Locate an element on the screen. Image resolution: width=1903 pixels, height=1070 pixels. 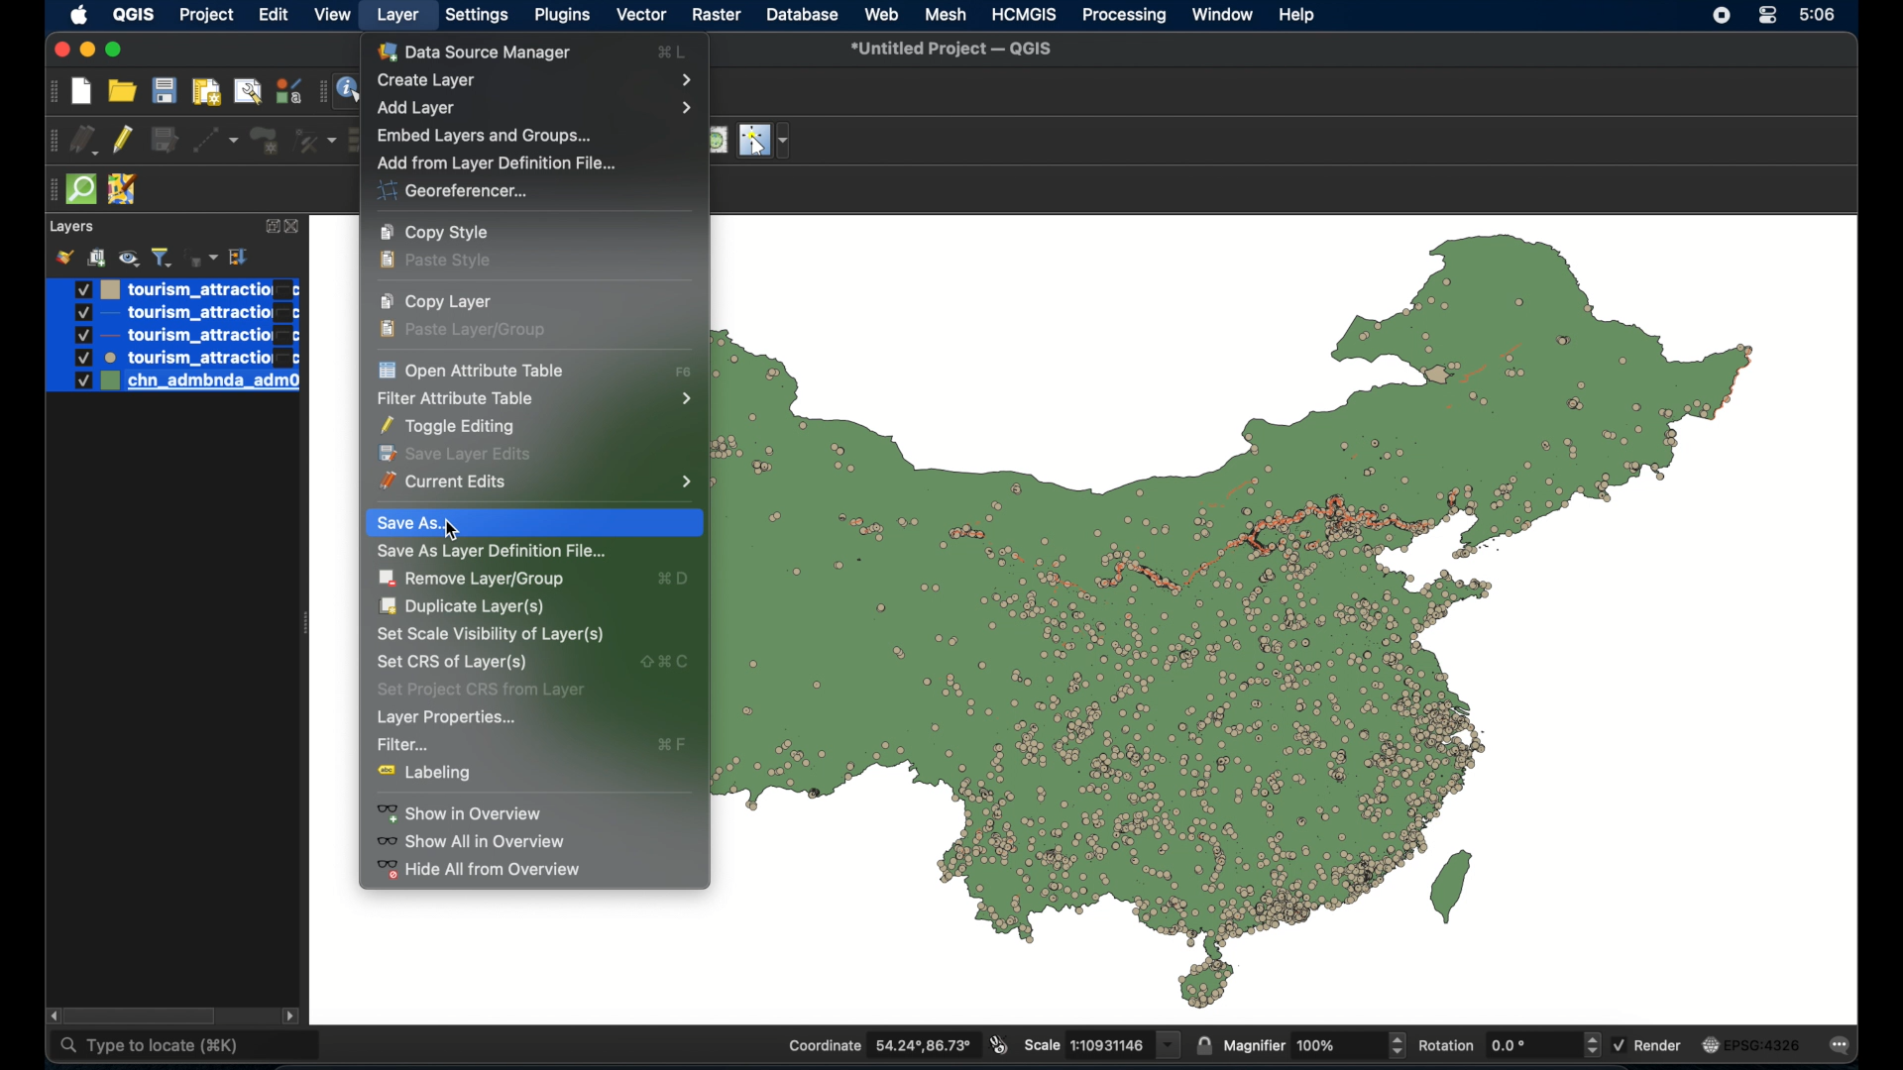
scroll right arrow is located at coordinates (290, 1015).